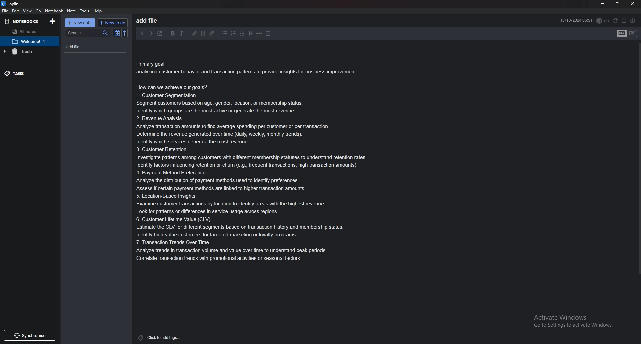  Describe the element at coordinates (213, 34) in the screenshot. I see `Attachment` at that location.